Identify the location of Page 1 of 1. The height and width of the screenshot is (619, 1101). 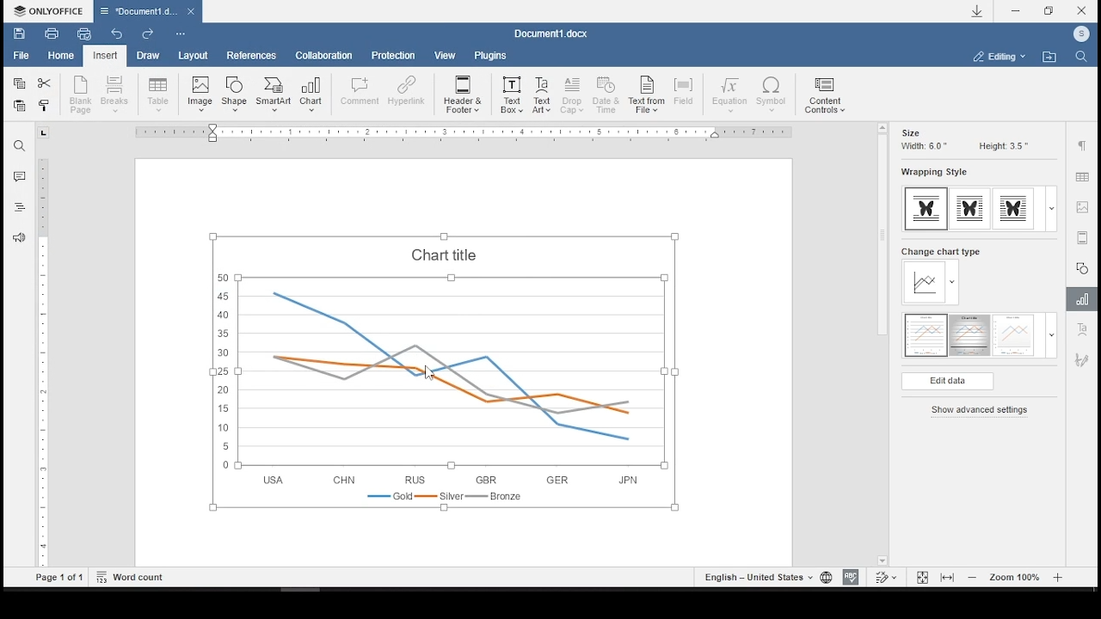
(59, 578).